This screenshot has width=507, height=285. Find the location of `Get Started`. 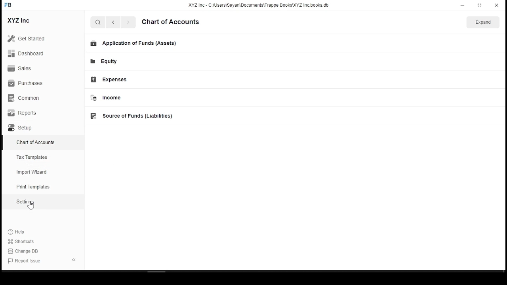

Get Started is located at coordinates (29, 38).